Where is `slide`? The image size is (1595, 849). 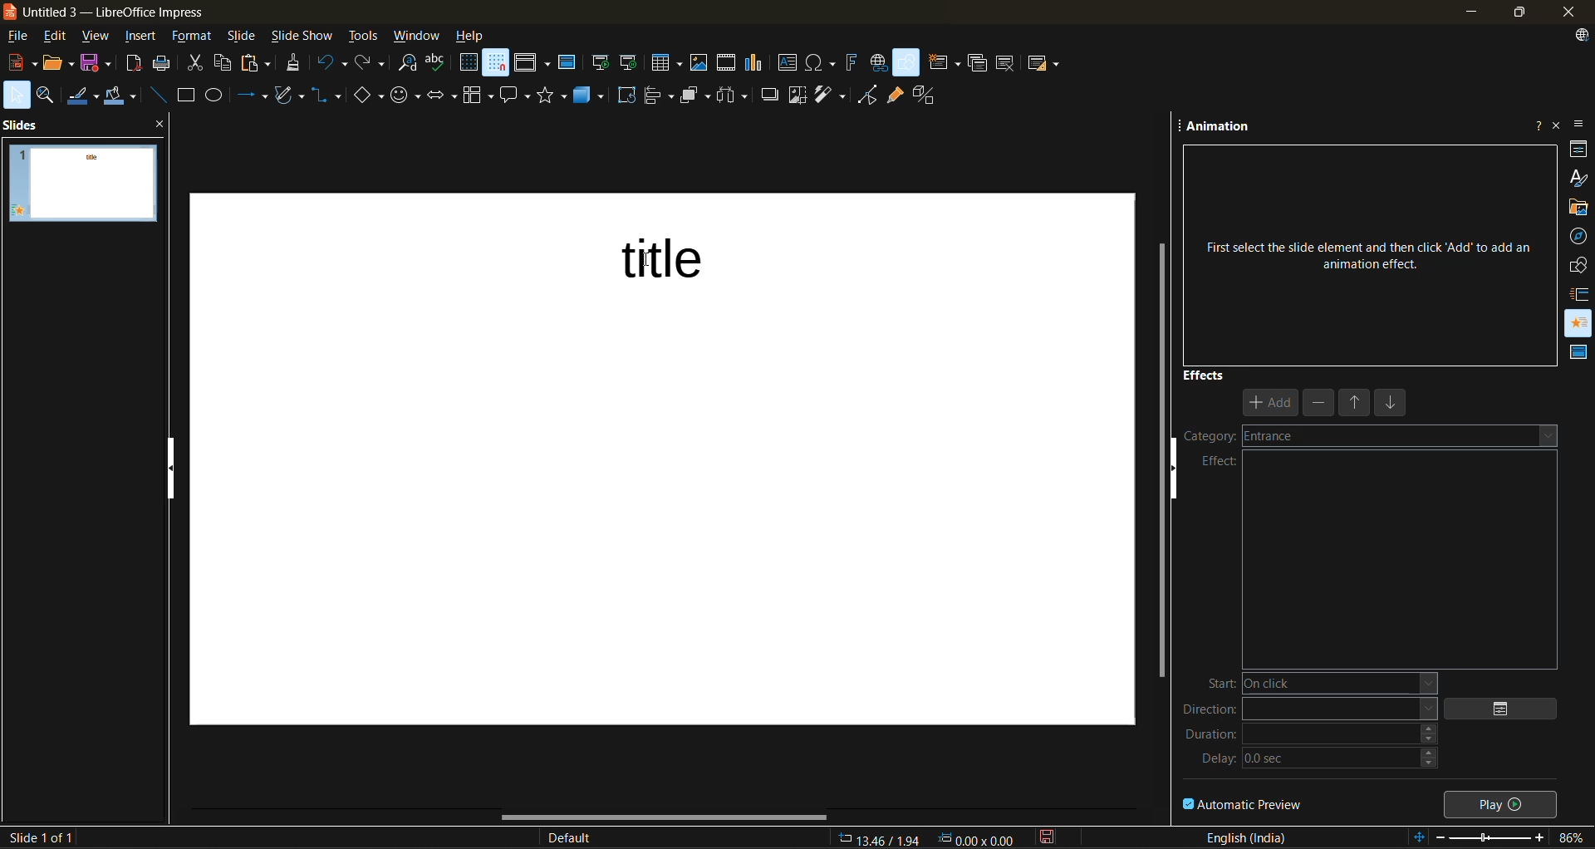 slide is located at coordinates (82, 184).